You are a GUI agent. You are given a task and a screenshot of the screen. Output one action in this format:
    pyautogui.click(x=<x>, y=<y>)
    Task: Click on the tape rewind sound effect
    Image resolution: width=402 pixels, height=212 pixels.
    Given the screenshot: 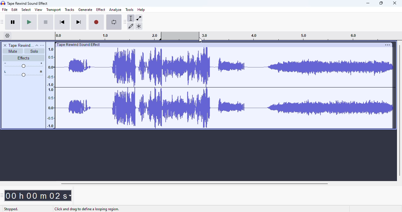 What is the action you would take?
    pyautogui.click(x=21, y=45)
    